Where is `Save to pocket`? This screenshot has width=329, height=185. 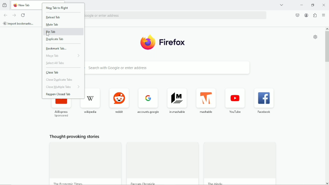 Save to pocket is located at coordinates (298, 15).